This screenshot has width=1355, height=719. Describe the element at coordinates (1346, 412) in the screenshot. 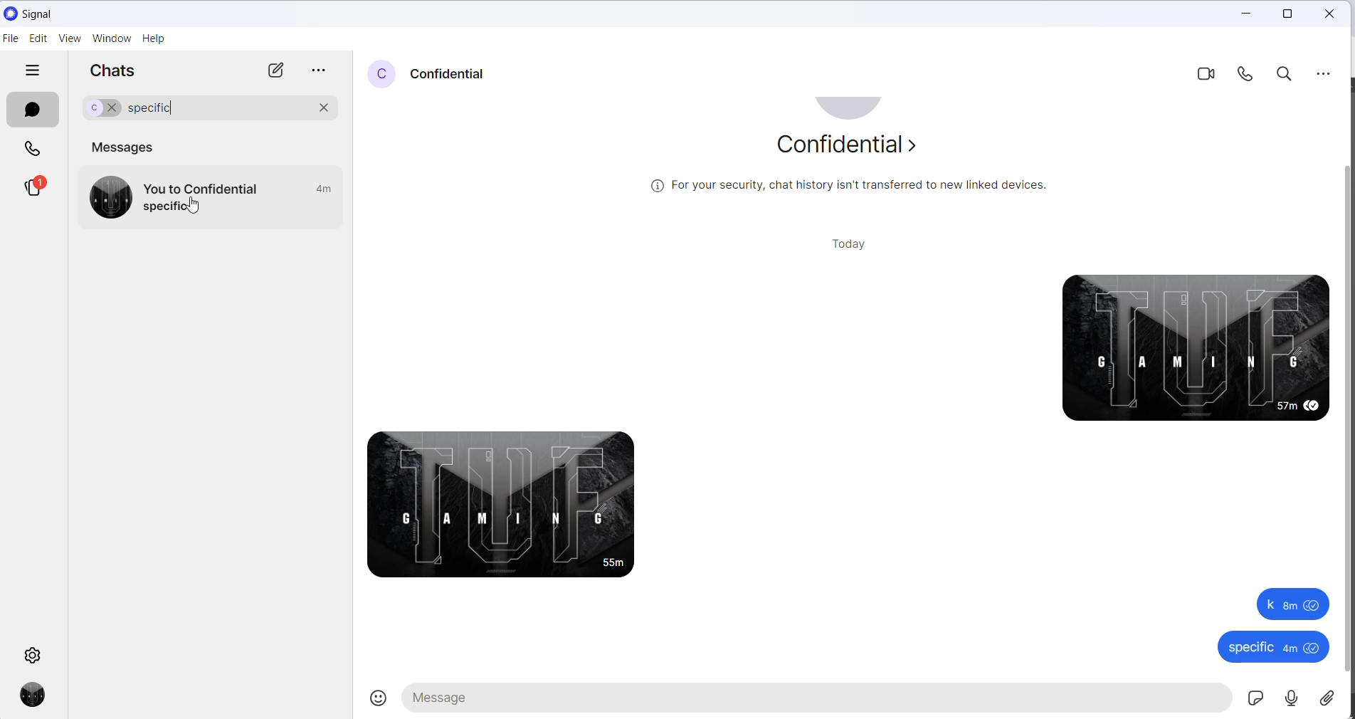

I see `scrollbar` at that location.